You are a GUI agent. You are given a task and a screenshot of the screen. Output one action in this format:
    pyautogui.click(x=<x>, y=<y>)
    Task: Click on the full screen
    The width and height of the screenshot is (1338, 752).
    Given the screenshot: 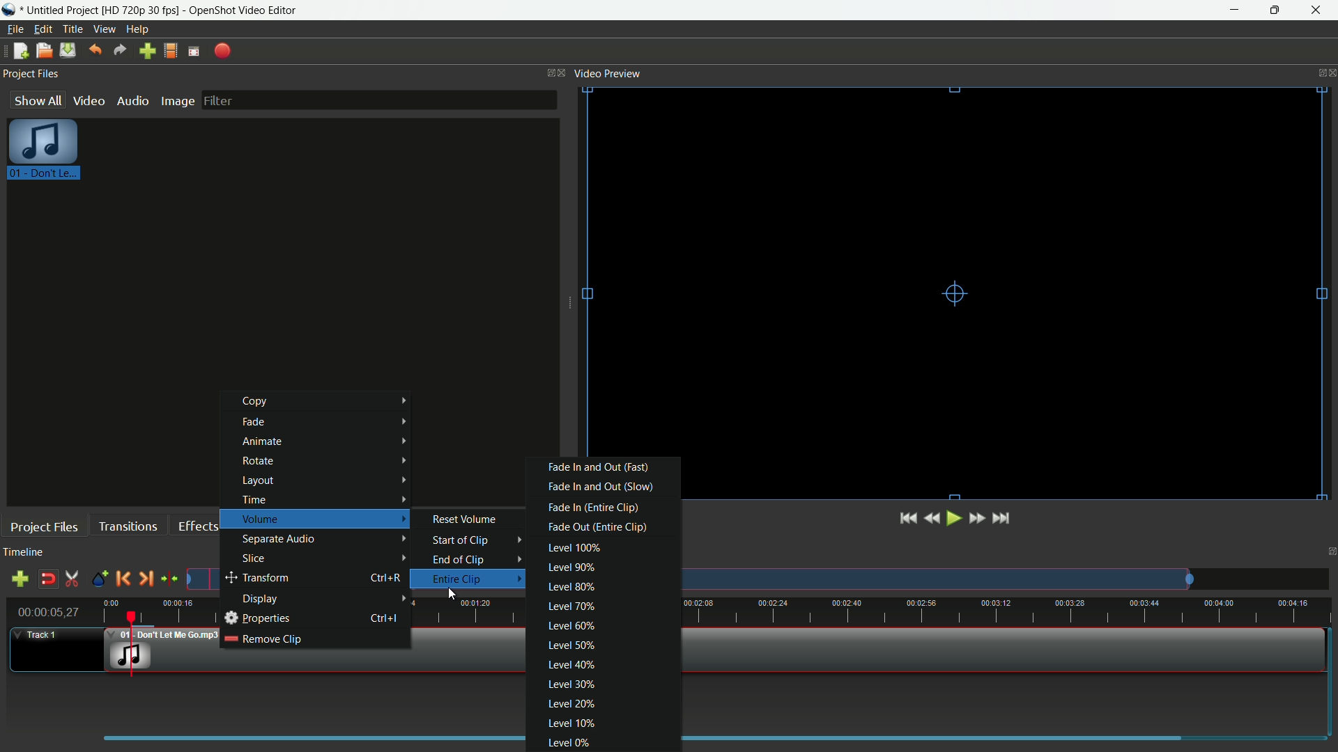 What is the action you would take?
    pyautogui.click(x=195, y=51)
    